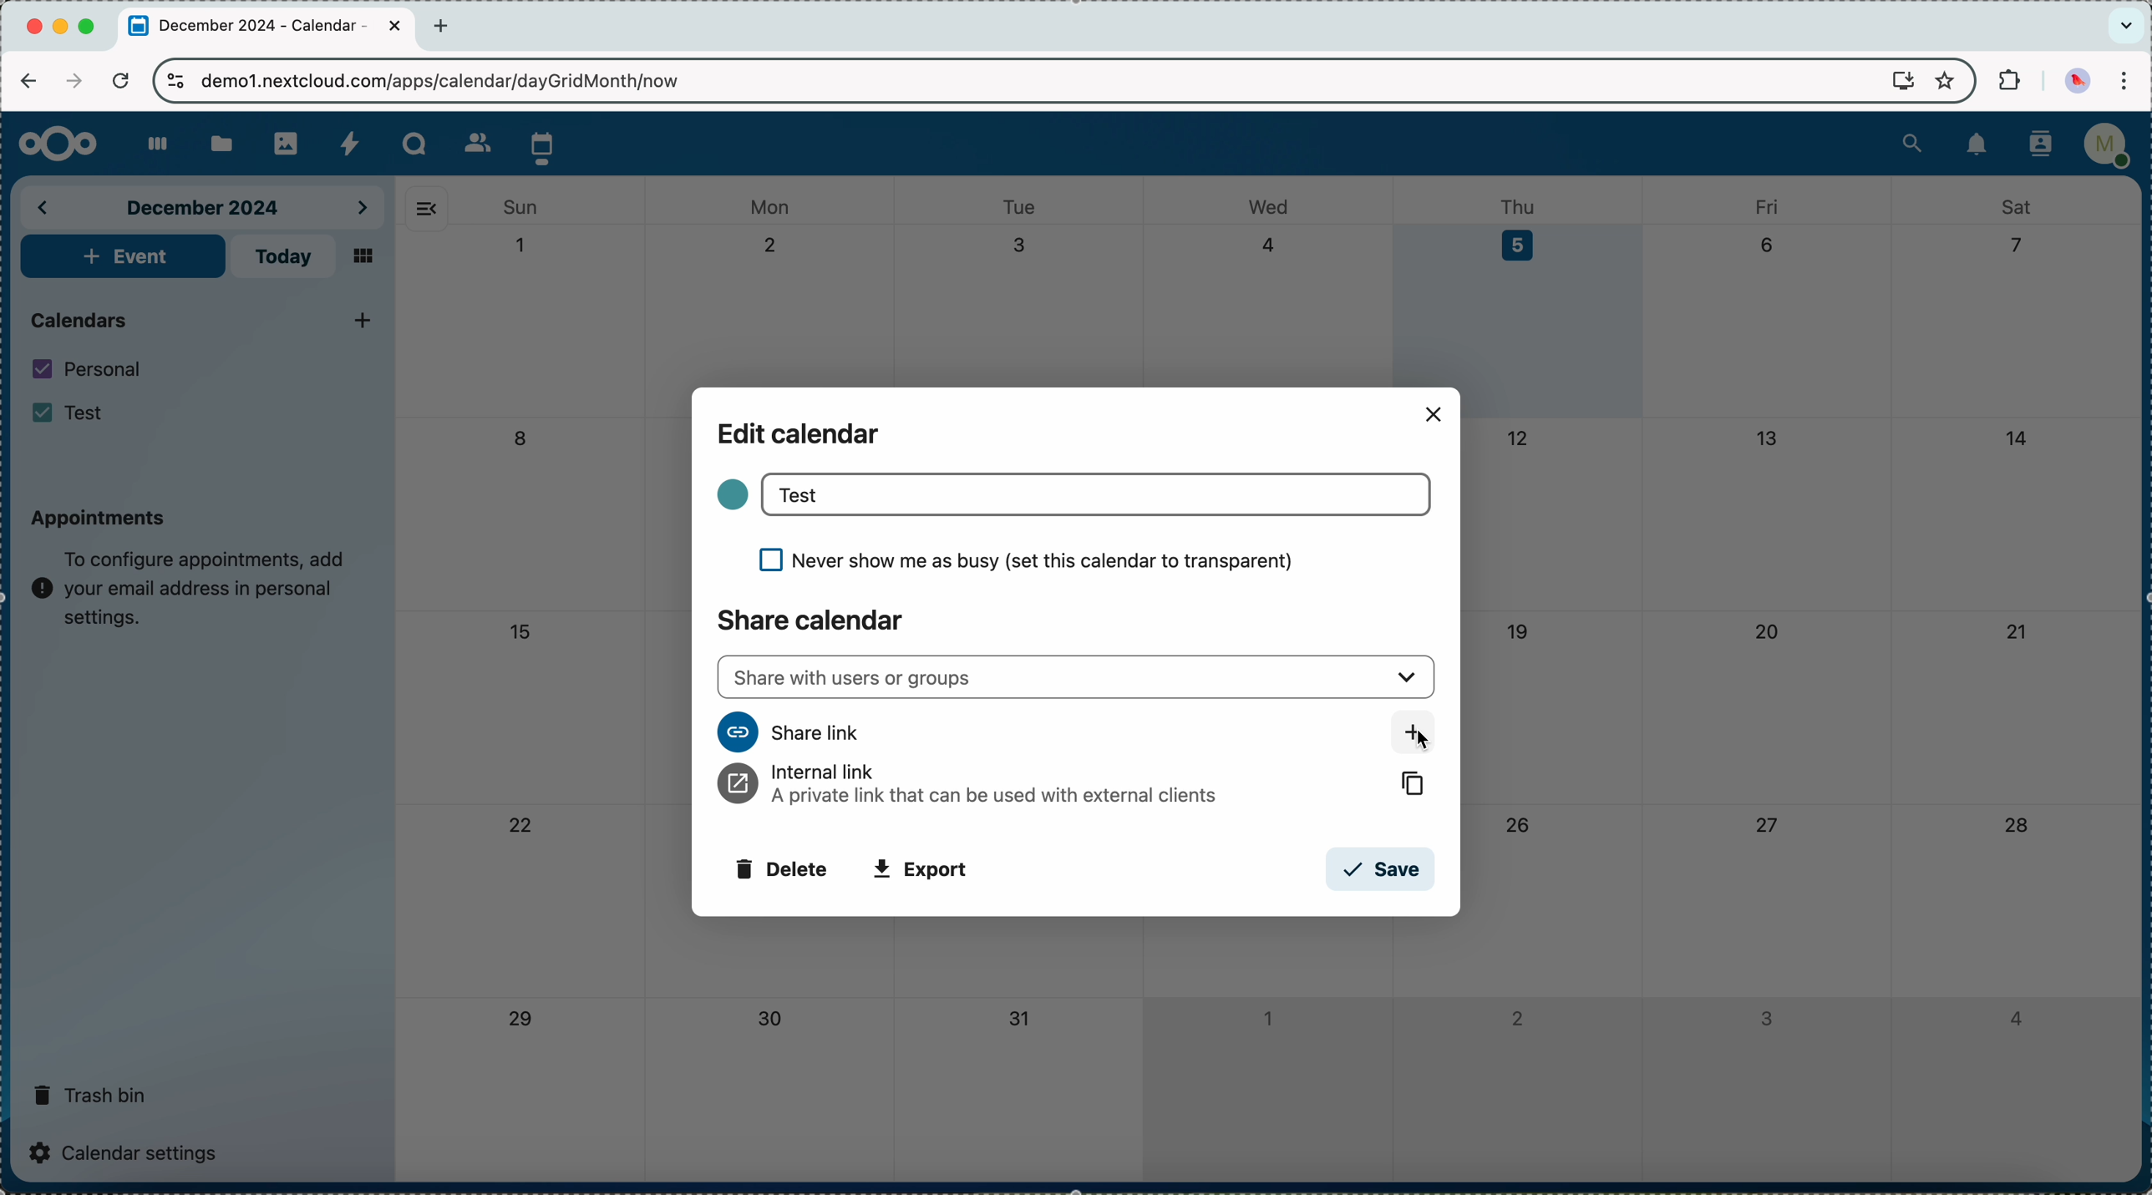 The height and width of the screenshot is (1195, 2152). Describe the element at coordinates (362, 321) in the screenshot. I see `click on add new calendar` at that location.